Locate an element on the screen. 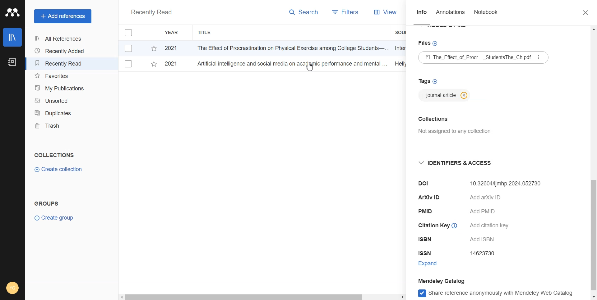 The image size is (597, 300). Create Collection is located at coordinates (59, 170).